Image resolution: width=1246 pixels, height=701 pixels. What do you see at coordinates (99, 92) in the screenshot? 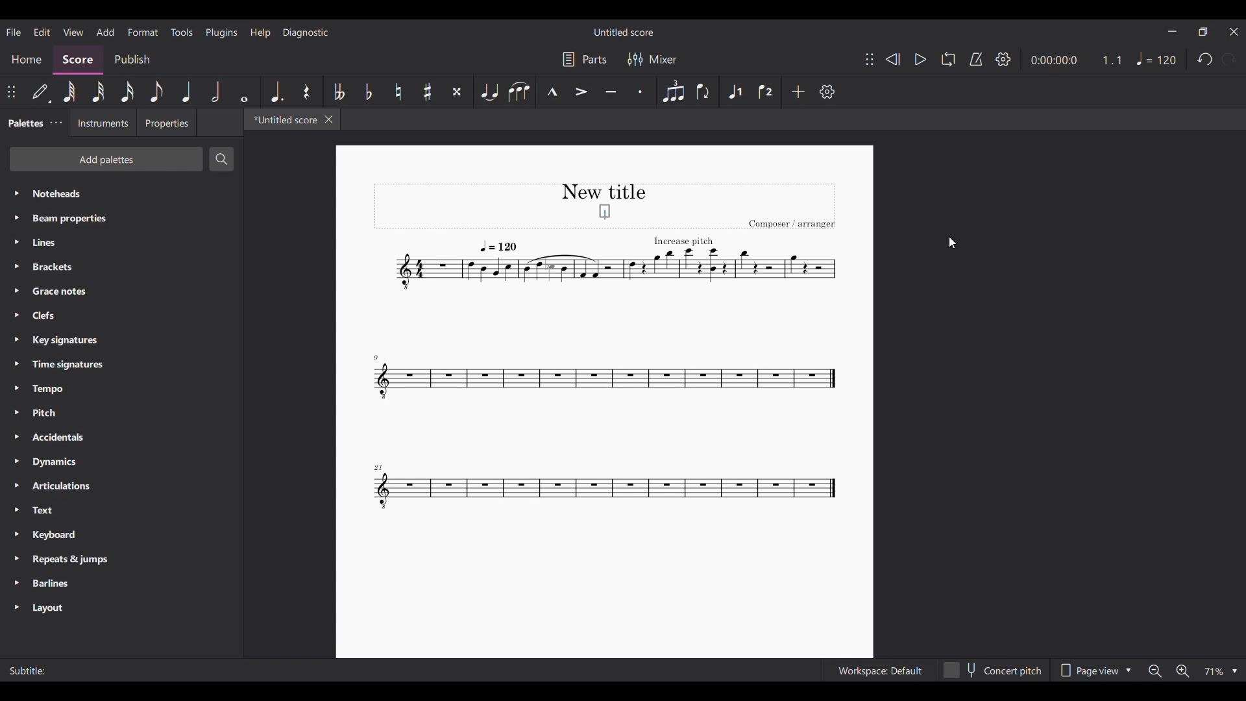
I see `32nd note` at bounding box center [99, 92].